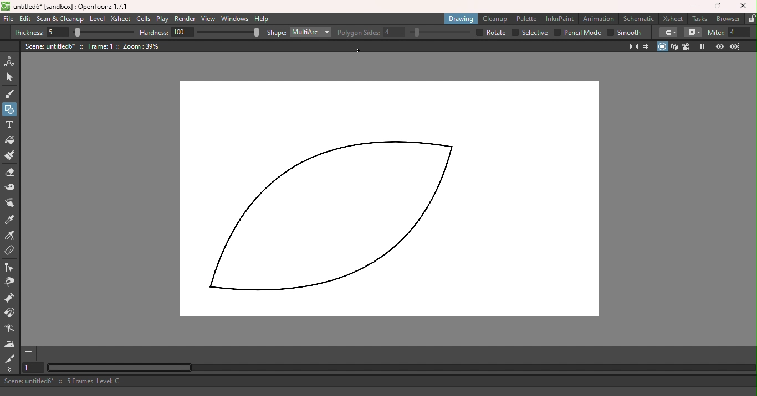 The height and width of the screenshot is (396, 757). Describe the element at coordinates (9, 251) in the screenshot. I see `Ruler tool` at that location.